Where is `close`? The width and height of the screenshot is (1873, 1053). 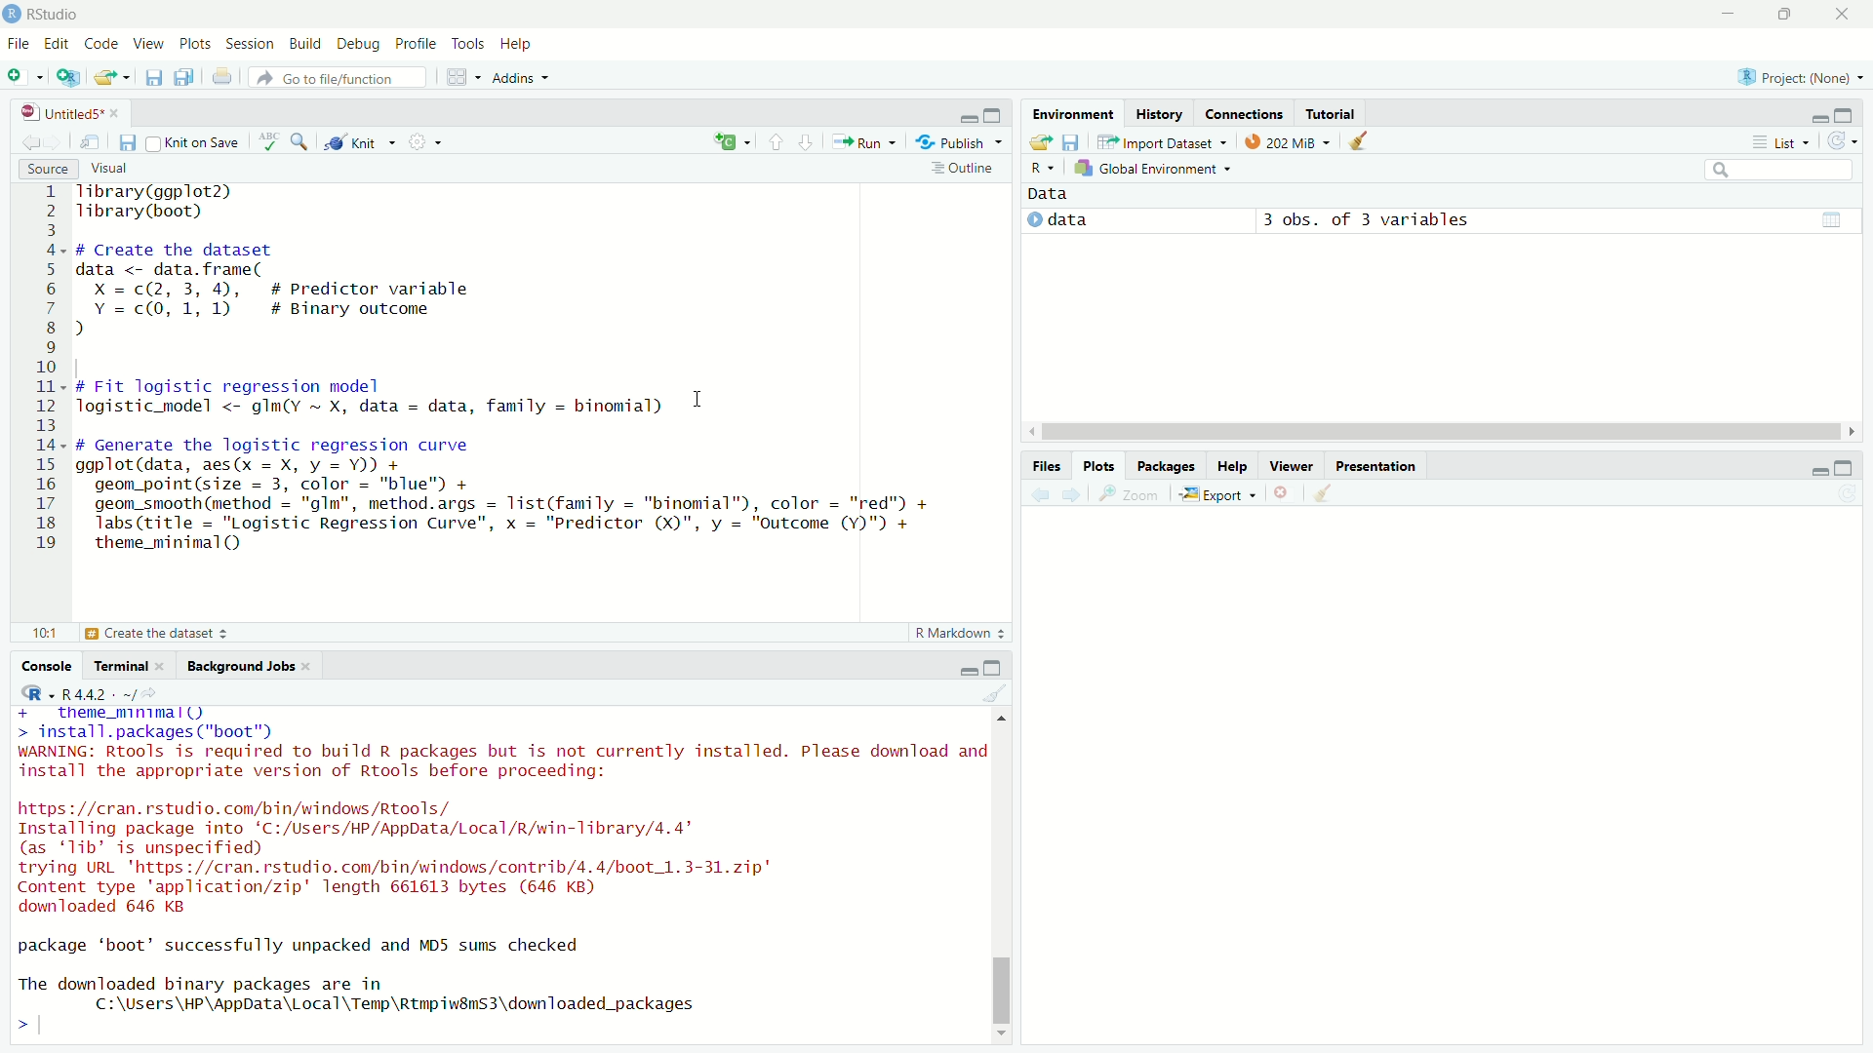
close is located at coordinates (115, 114).